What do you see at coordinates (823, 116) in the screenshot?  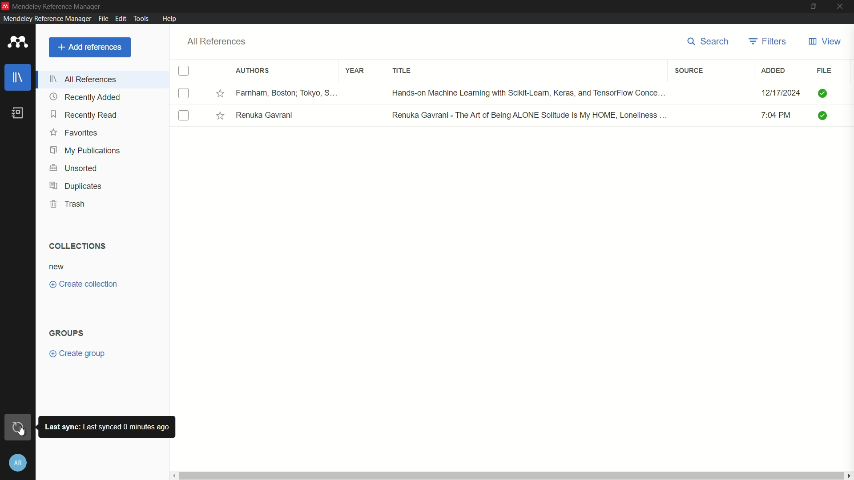 I see `Checked` at bounding box center [823, 116].